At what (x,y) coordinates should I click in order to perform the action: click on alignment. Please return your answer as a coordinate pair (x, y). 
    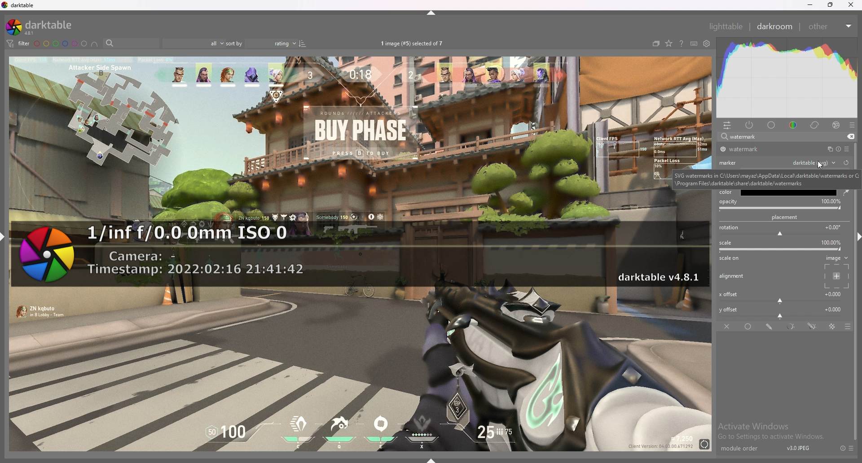
    Looking at the image, I should click on (733, 276).